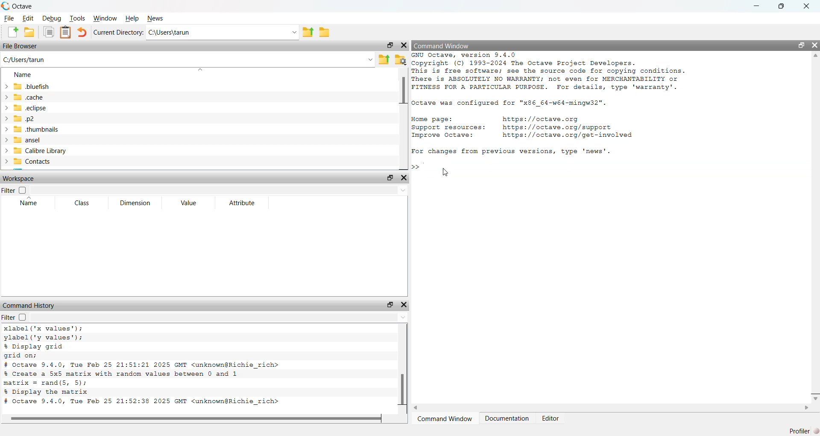  I want to click on C:/Users/tarun, so click(30, 59).